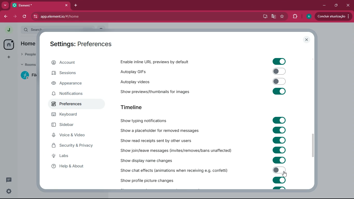 The width and height of the screenshot is (354, 199). I want to click on quick settings, so click(9, 191).